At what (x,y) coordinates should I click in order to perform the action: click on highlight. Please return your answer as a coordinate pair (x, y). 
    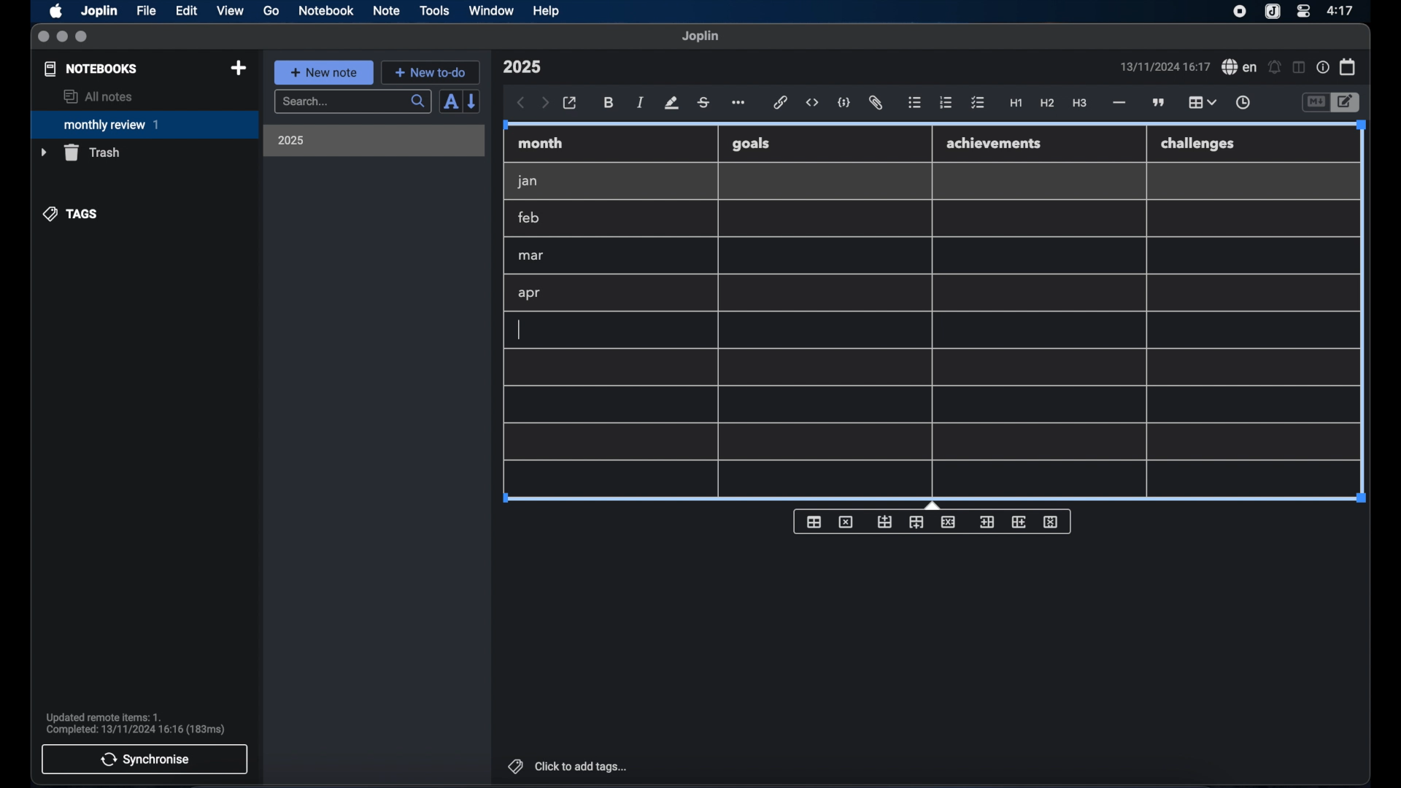
    Looking at the image, I should click on (671, 103).